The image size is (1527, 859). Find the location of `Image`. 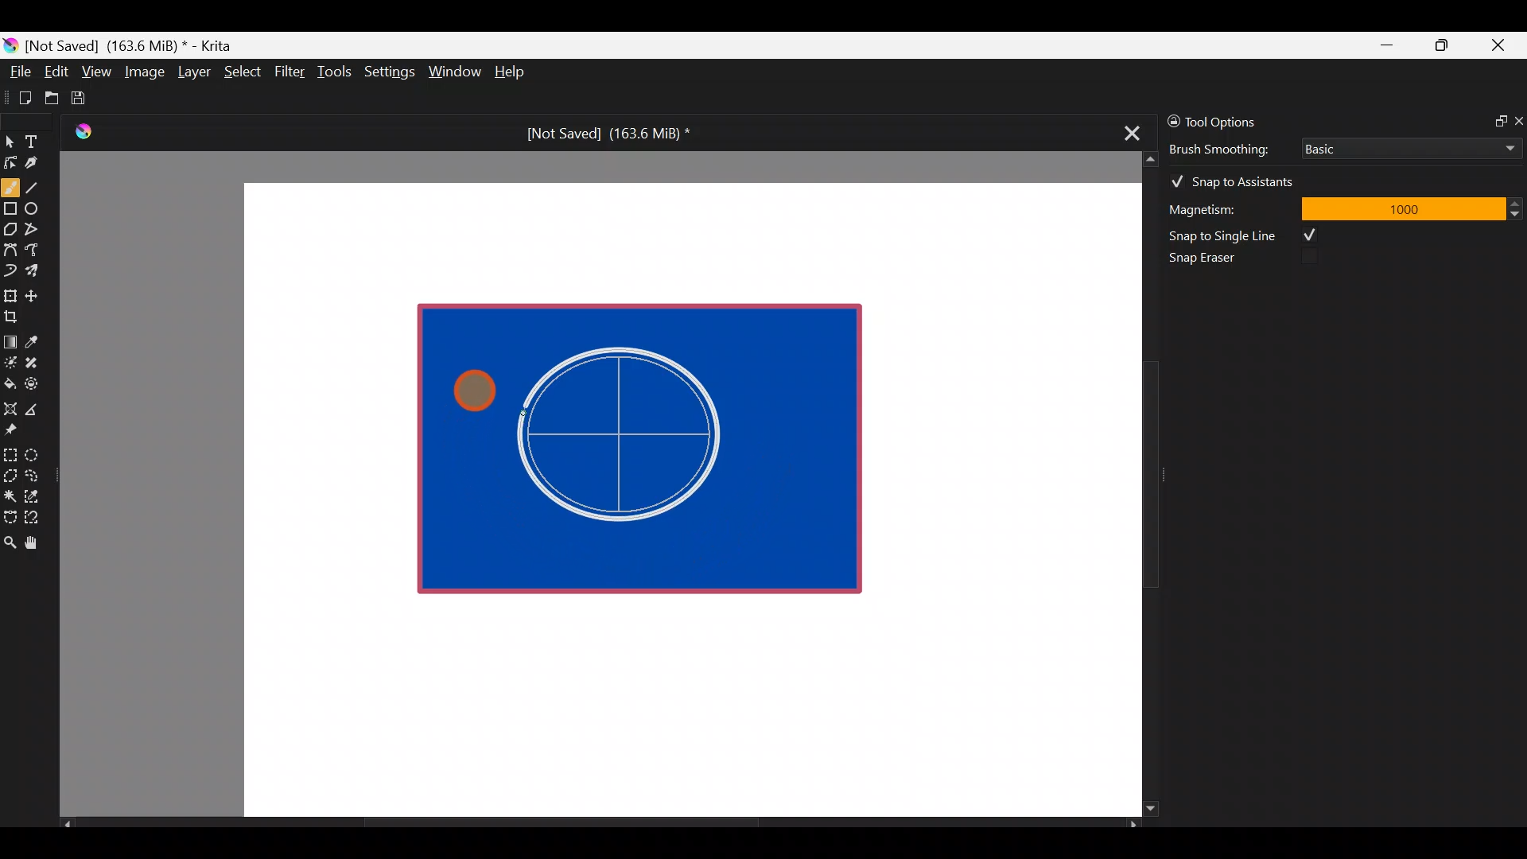

Image is located at coordinates (144, 72).